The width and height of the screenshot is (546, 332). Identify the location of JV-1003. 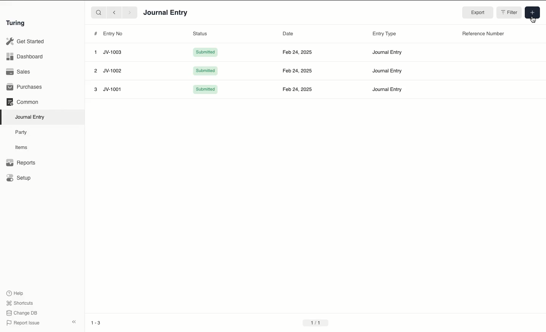
(113, 52).